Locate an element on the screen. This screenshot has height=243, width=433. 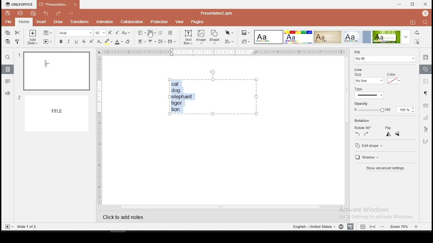
cut is located at coordinates (17, 33).